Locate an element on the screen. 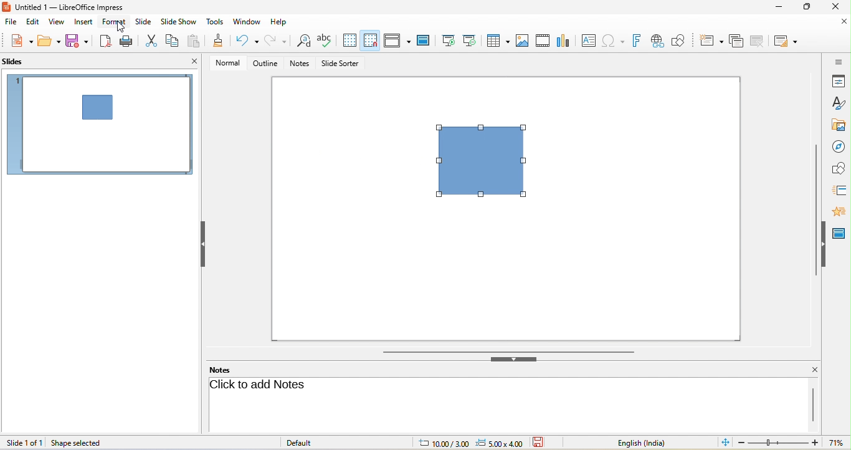  zoom is located at coordinates (793, 443).